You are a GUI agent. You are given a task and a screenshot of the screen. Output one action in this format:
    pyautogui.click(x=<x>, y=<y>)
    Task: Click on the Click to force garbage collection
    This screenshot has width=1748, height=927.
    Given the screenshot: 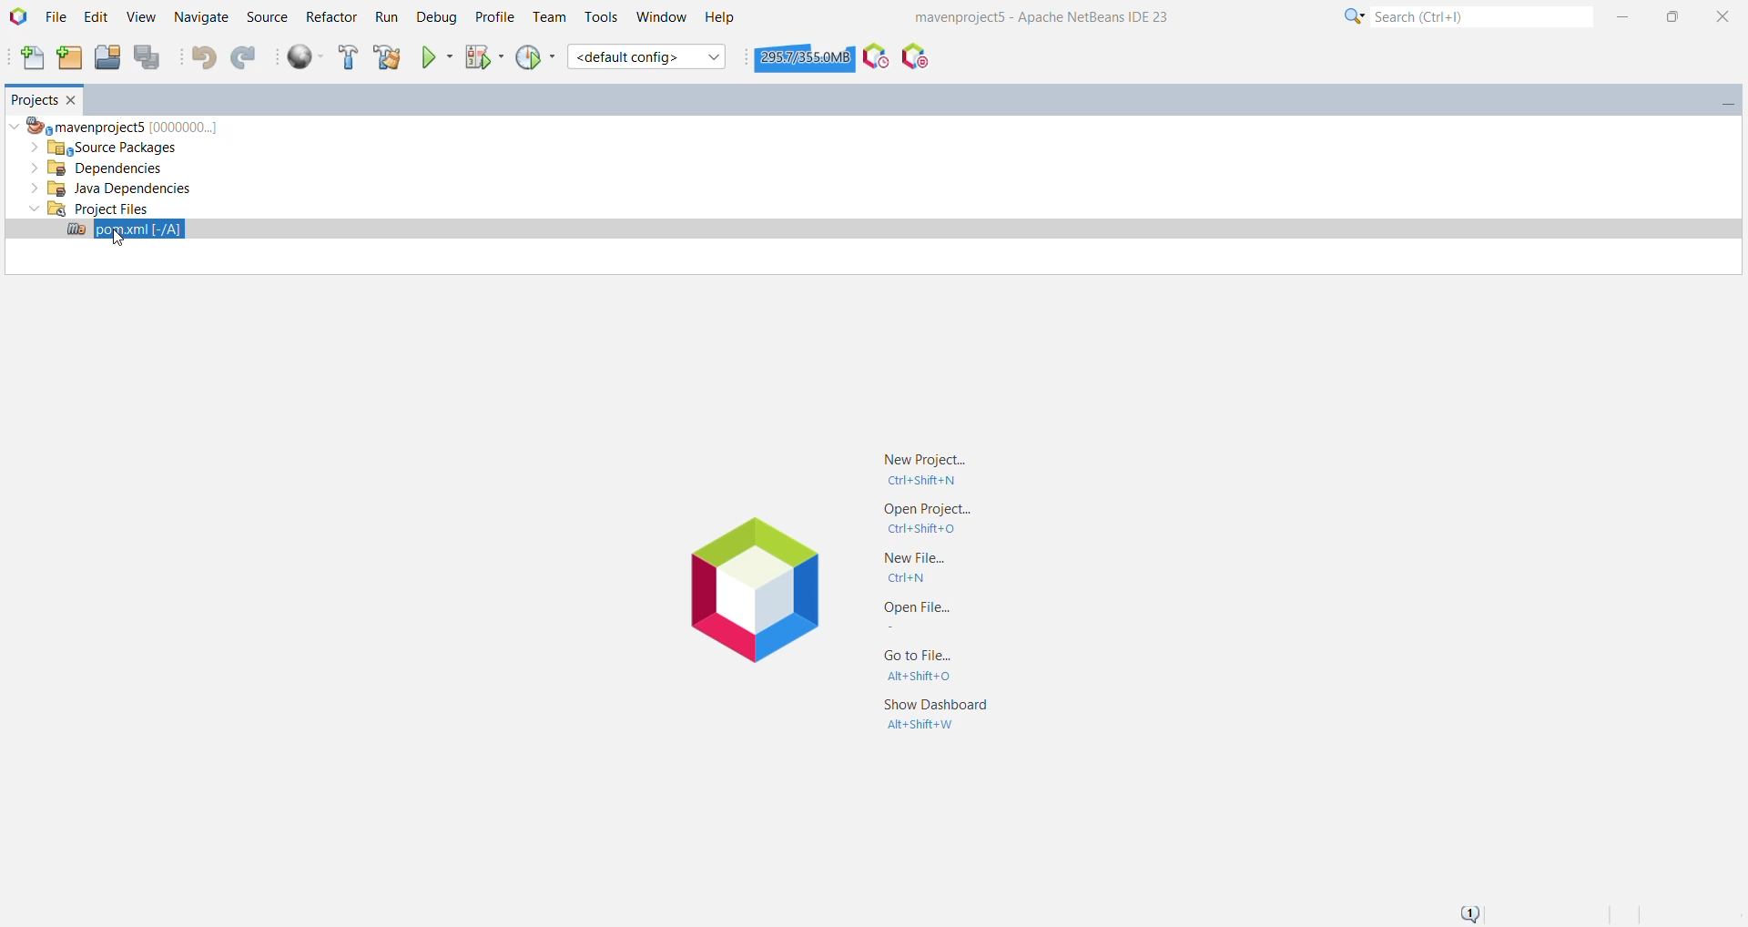 What is the action you would take?
    pyautogui.click(x=805, y=56)
    